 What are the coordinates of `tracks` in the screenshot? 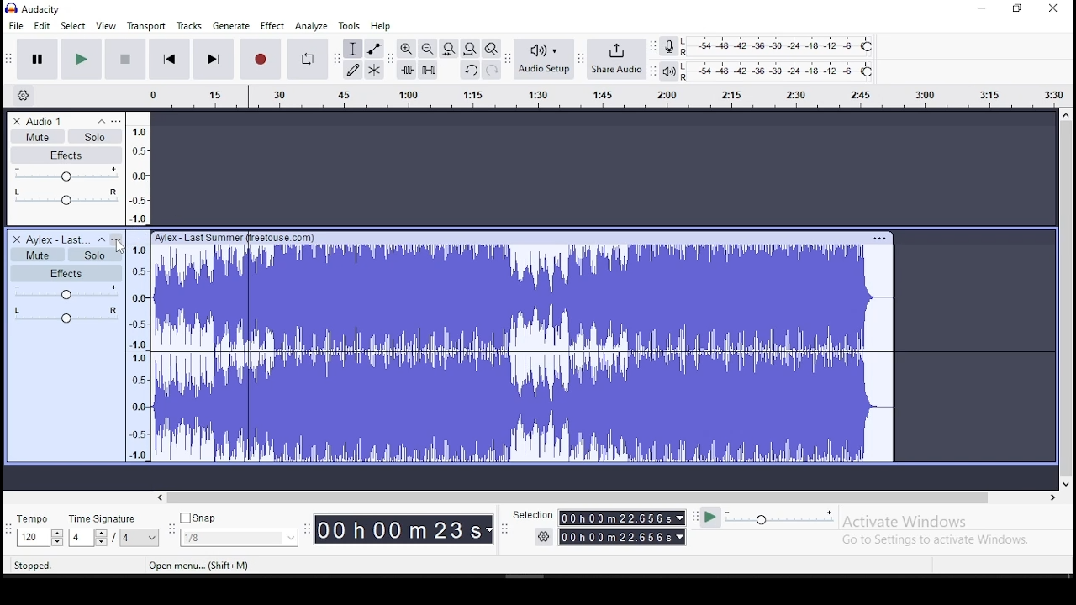 It's located at (189, 25).